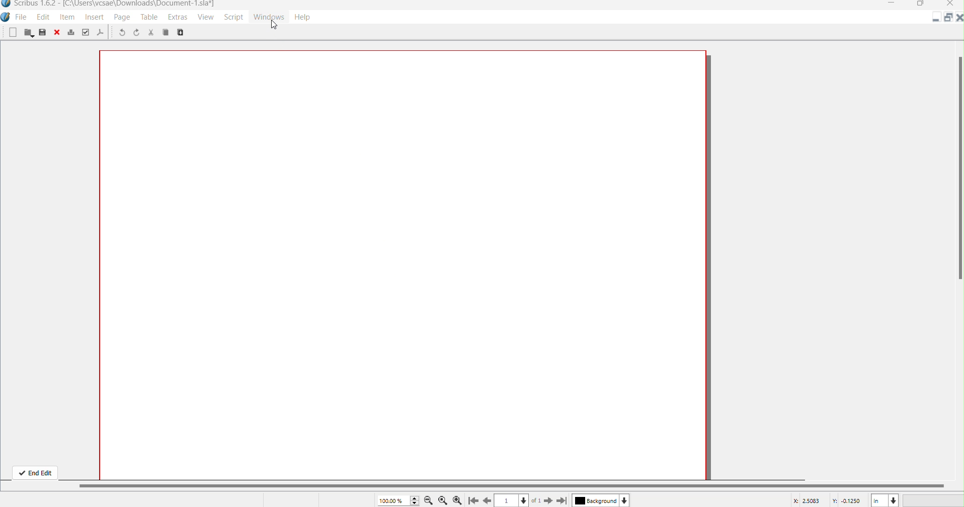 This screenshot has height=507, width=964. Describe the element at coordinates (894, 4) in the screenshot. I see `Minimize` at that location.